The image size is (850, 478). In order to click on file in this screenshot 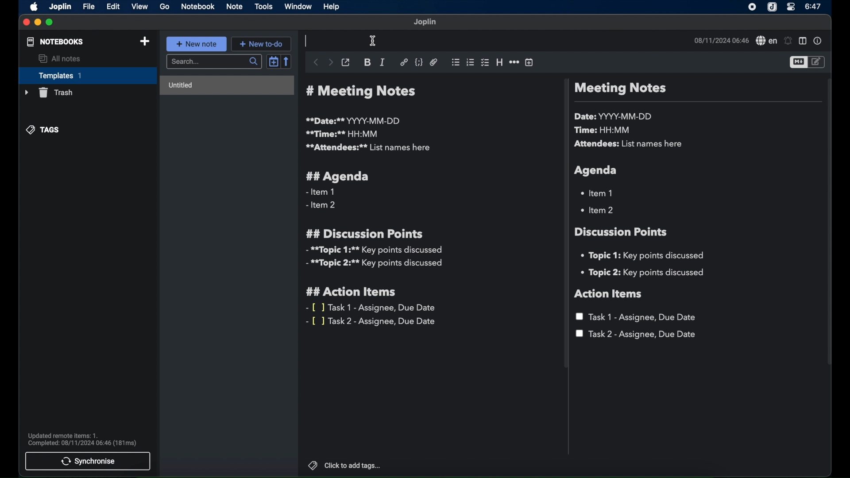, I will do `click(89, 6)`.